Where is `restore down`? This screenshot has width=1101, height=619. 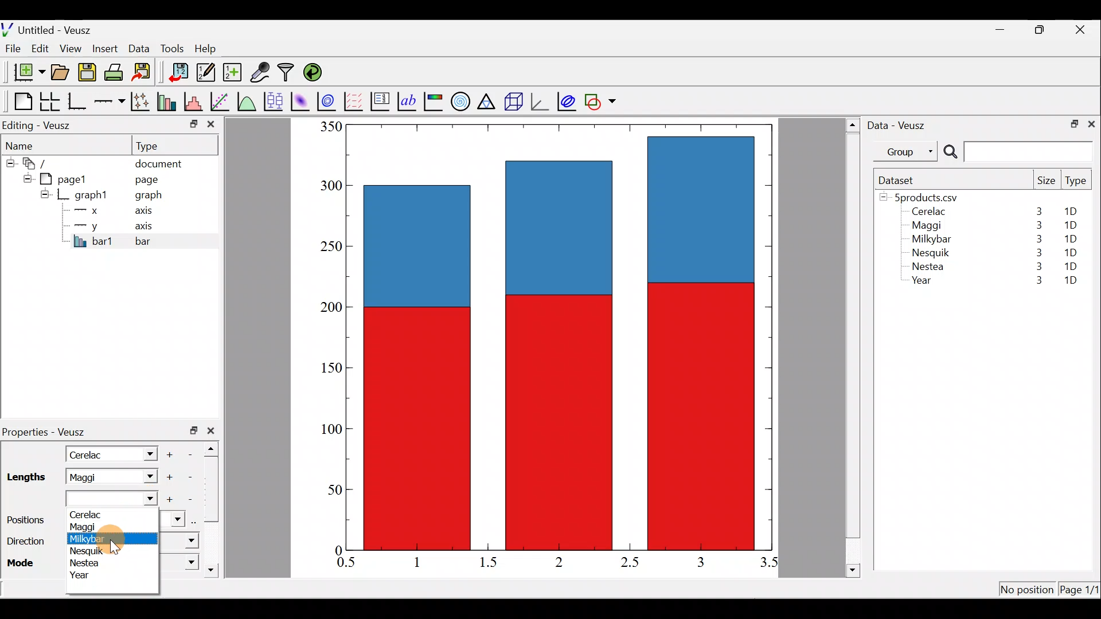
restore down is located at coordinates (1071, 123).